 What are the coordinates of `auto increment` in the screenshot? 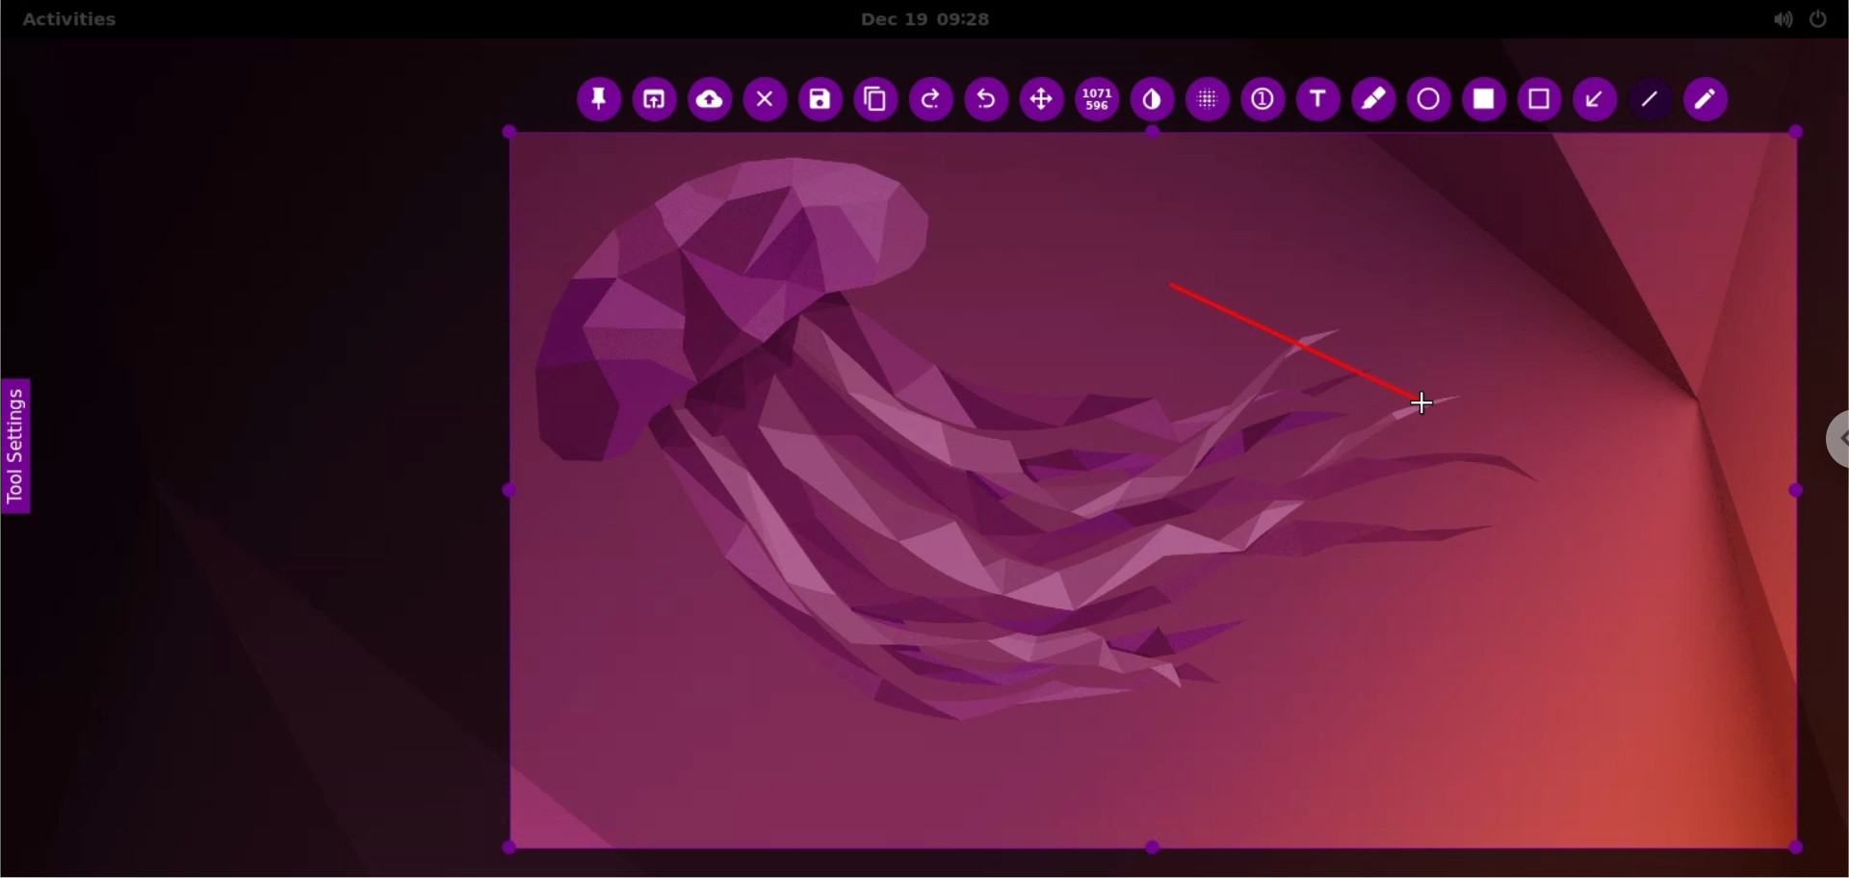 It's located at (1262, 103).